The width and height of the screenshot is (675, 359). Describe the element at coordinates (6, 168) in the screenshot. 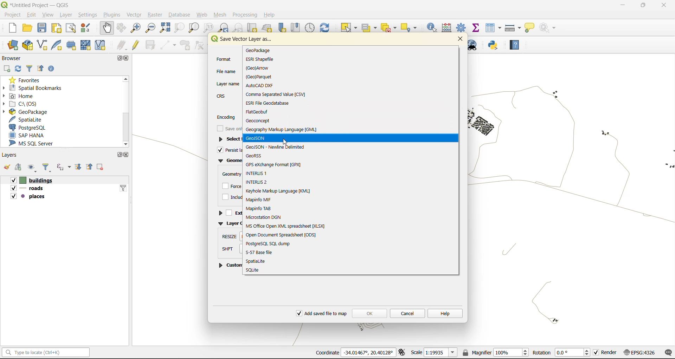

I see `open` at that location.